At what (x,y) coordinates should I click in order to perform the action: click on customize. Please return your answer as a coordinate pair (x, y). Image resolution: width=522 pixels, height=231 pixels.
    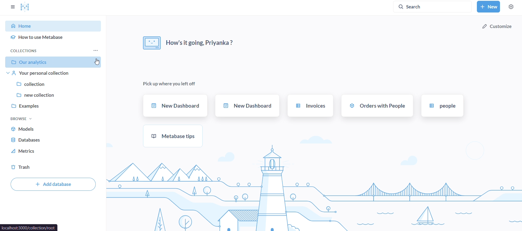
    Looking at the image, I should click on (497, 27).